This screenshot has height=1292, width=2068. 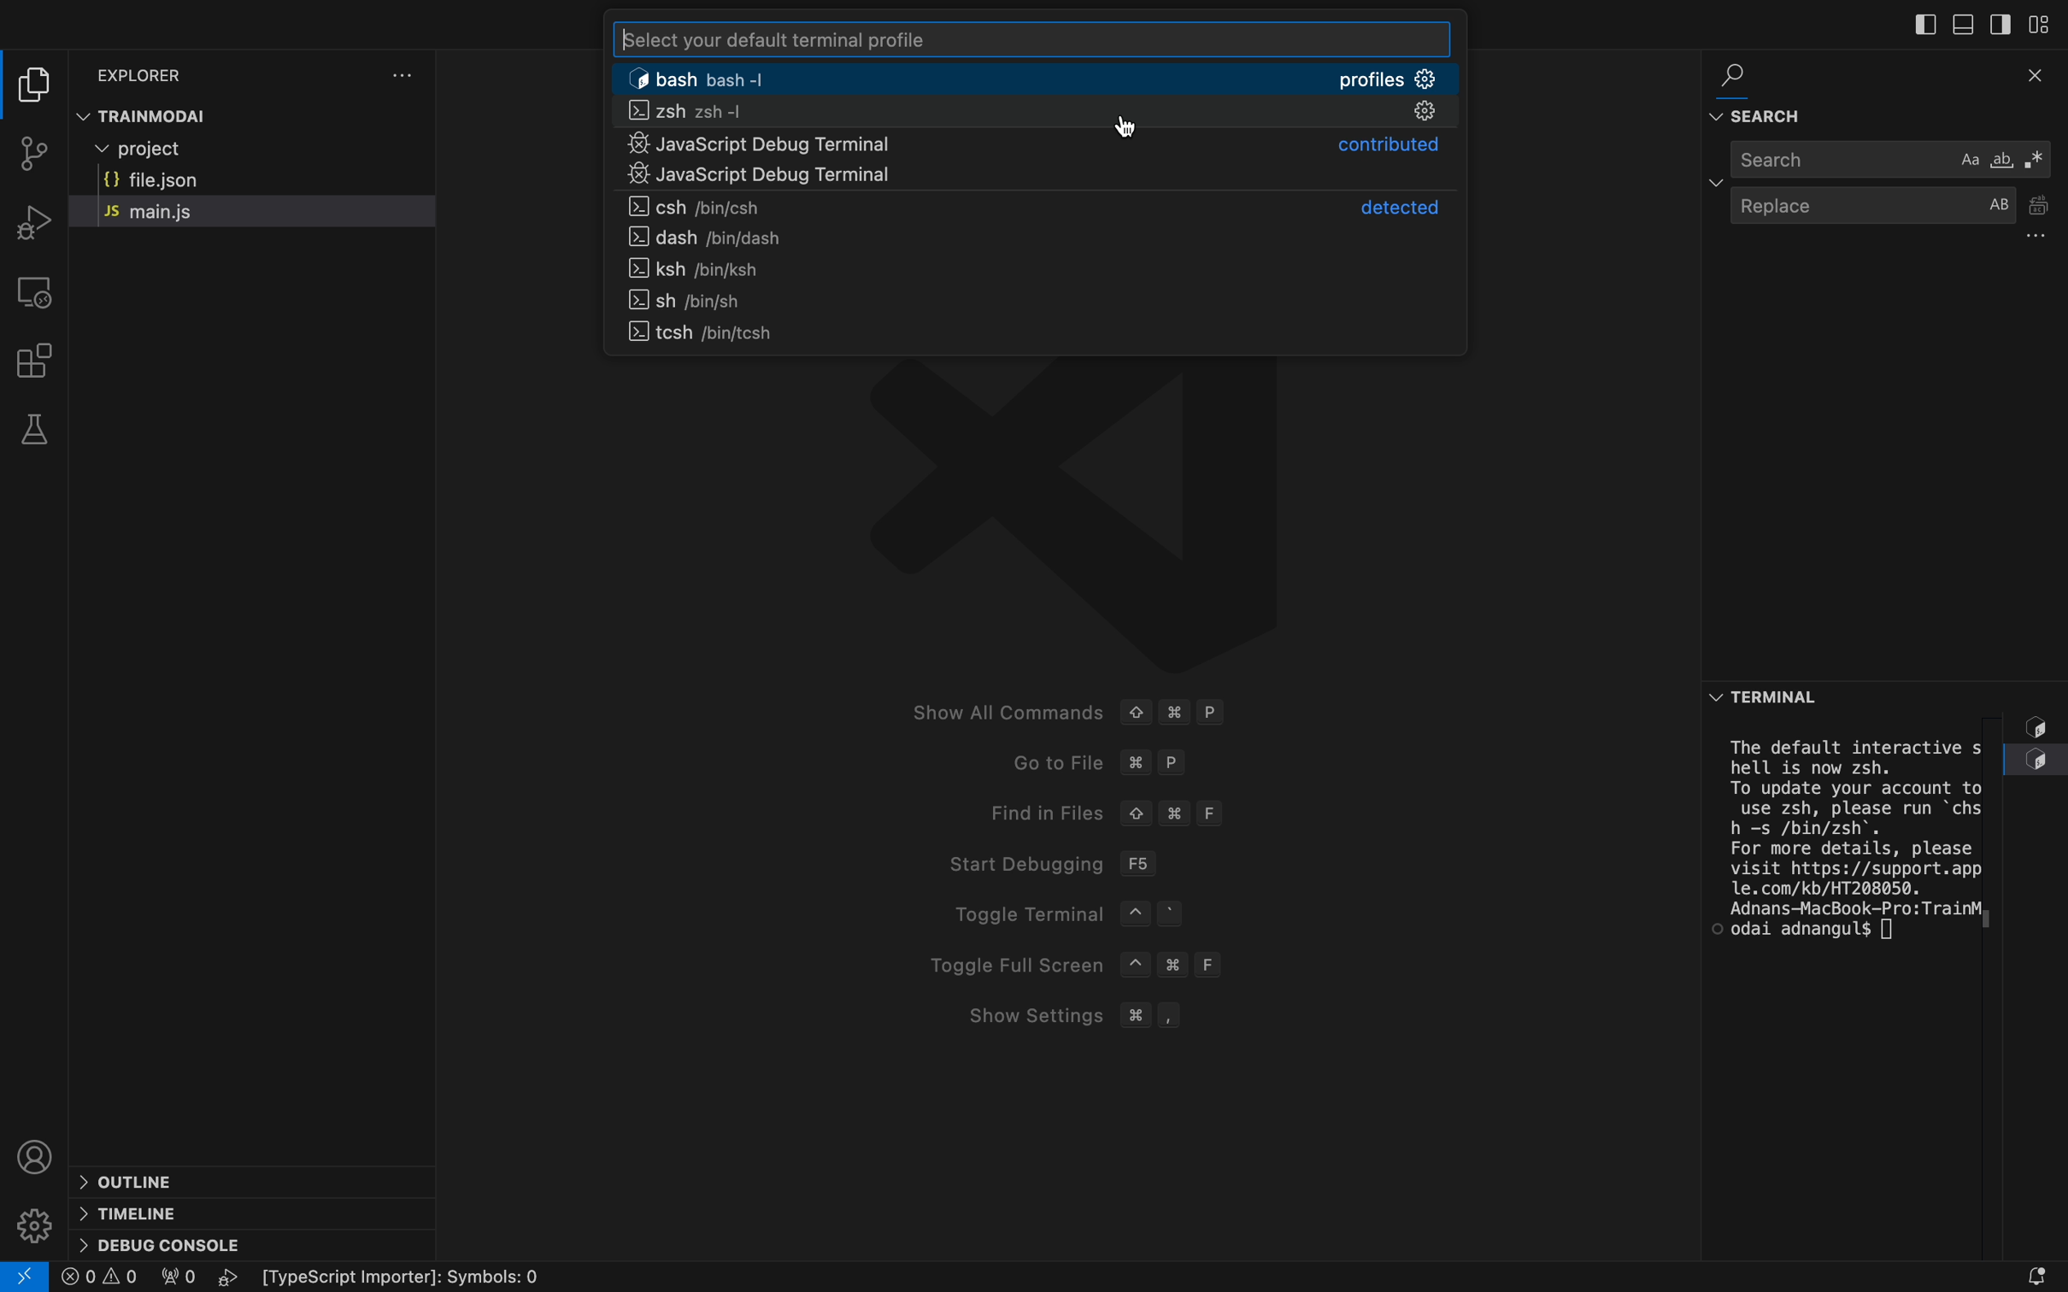 I want to click on sidebar on right, so click(x=2000, y=25).